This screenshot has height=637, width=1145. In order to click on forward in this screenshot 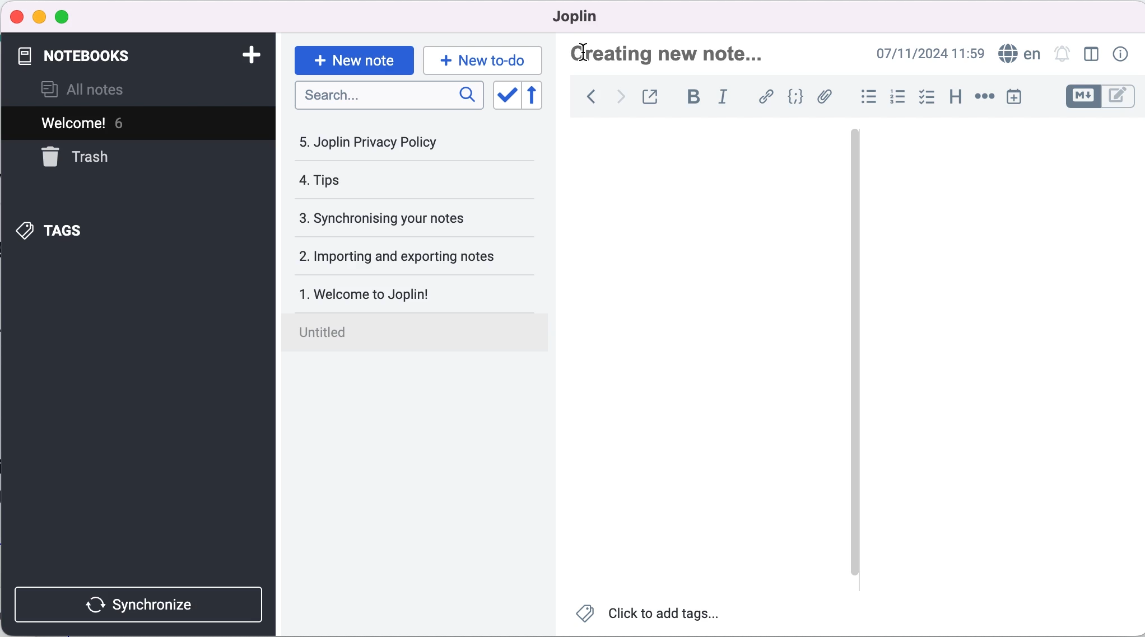, I will do `click(617, 99)`.